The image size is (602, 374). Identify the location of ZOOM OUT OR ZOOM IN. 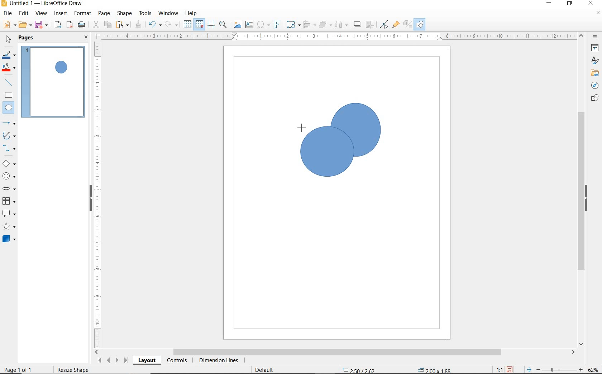
(555, 370).